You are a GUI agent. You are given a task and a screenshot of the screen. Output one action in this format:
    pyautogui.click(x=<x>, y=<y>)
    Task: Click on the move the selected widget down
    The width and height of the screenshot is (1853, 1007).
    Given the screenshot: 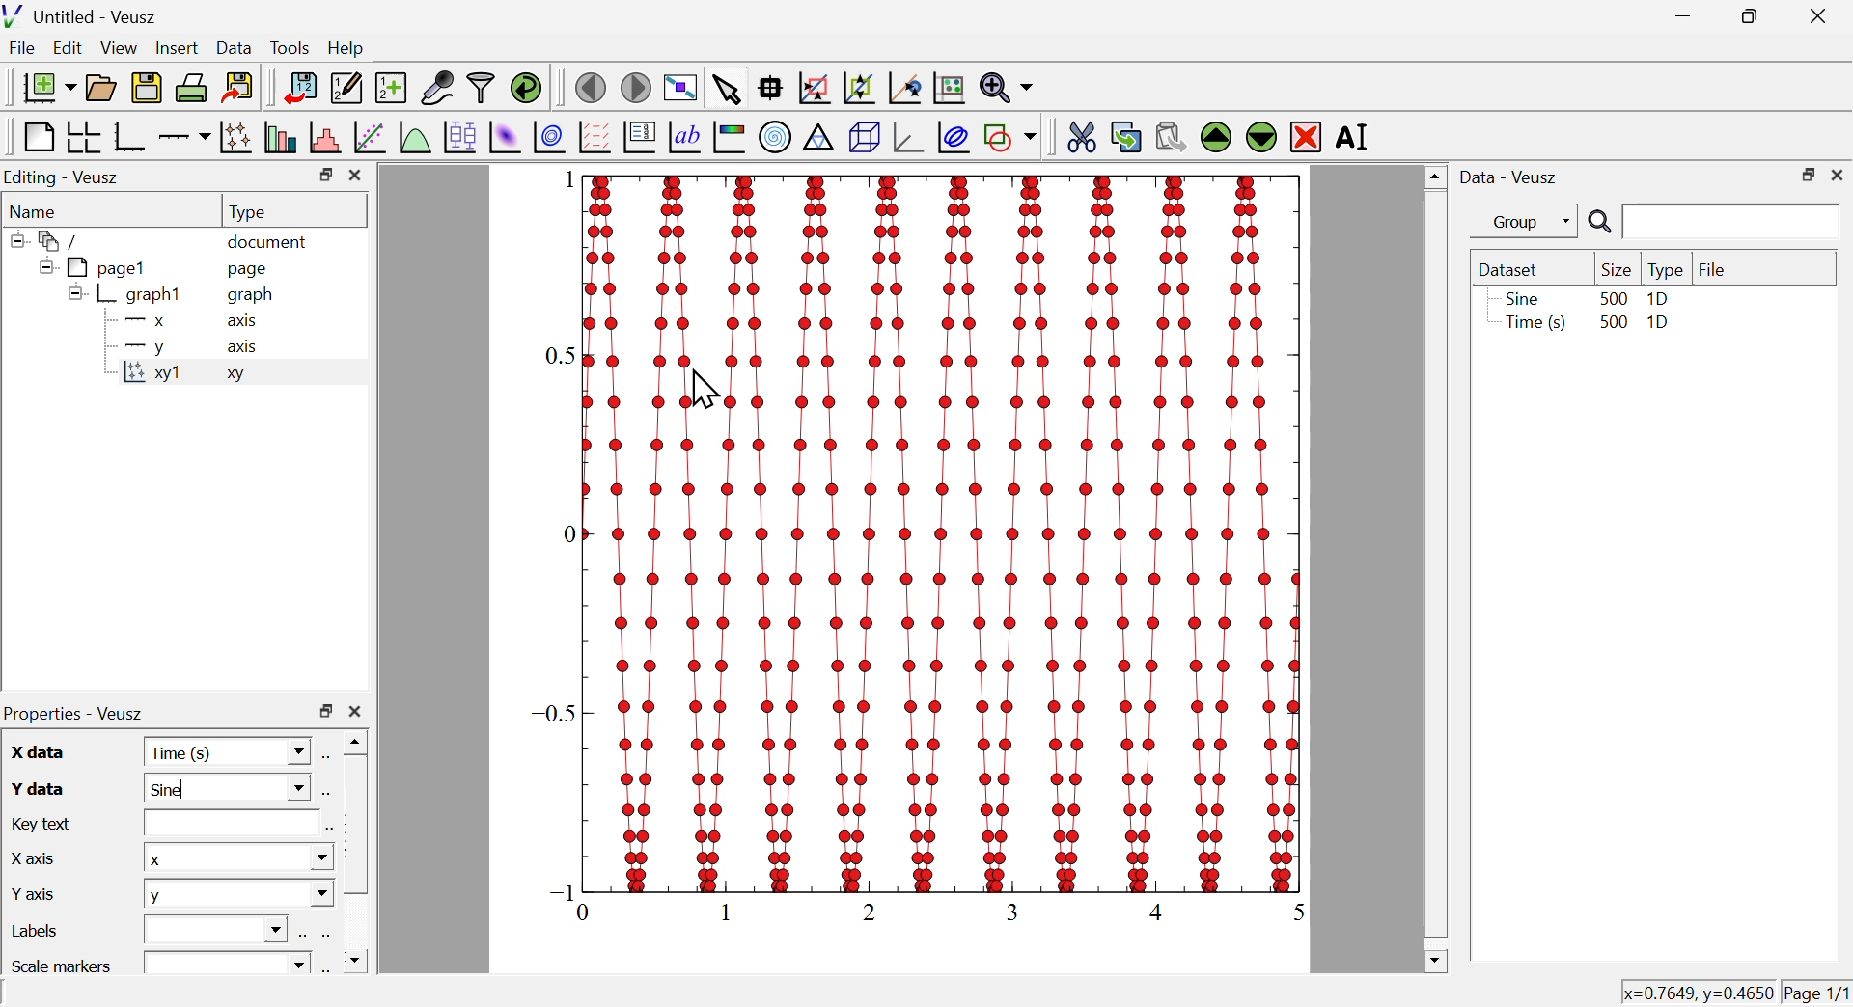 What is the action you would take?
    pyautogui.click(x=1259, y=137)
    